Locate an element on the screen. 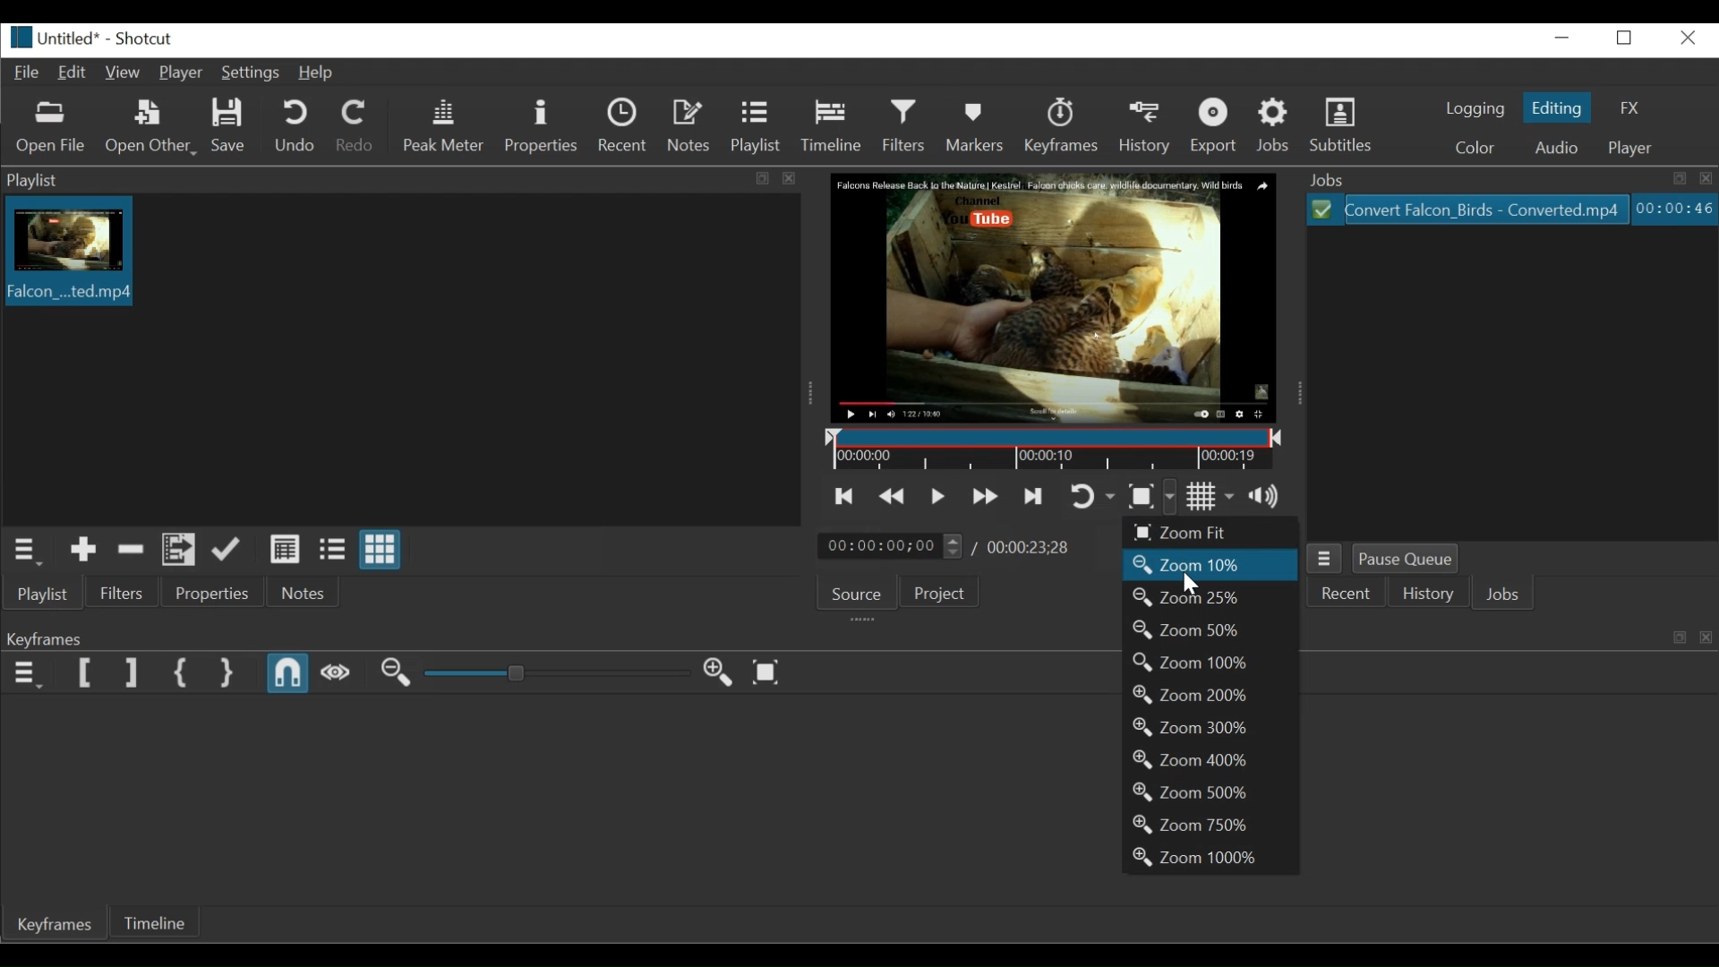  Playlist is located at coordinates (756, 126).